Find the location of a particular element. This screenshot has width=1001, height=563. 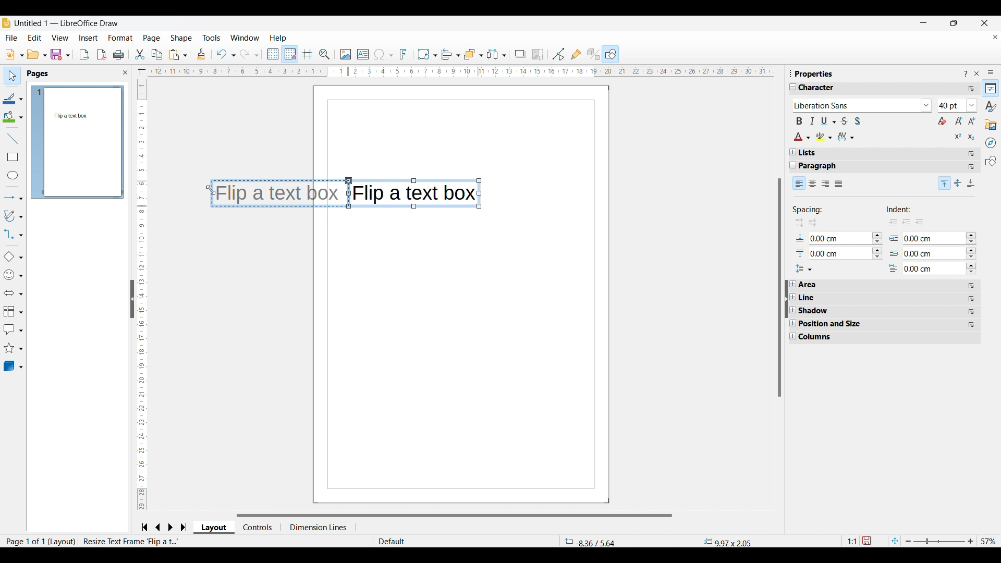

sub indent is located at coordinates (923, 222).